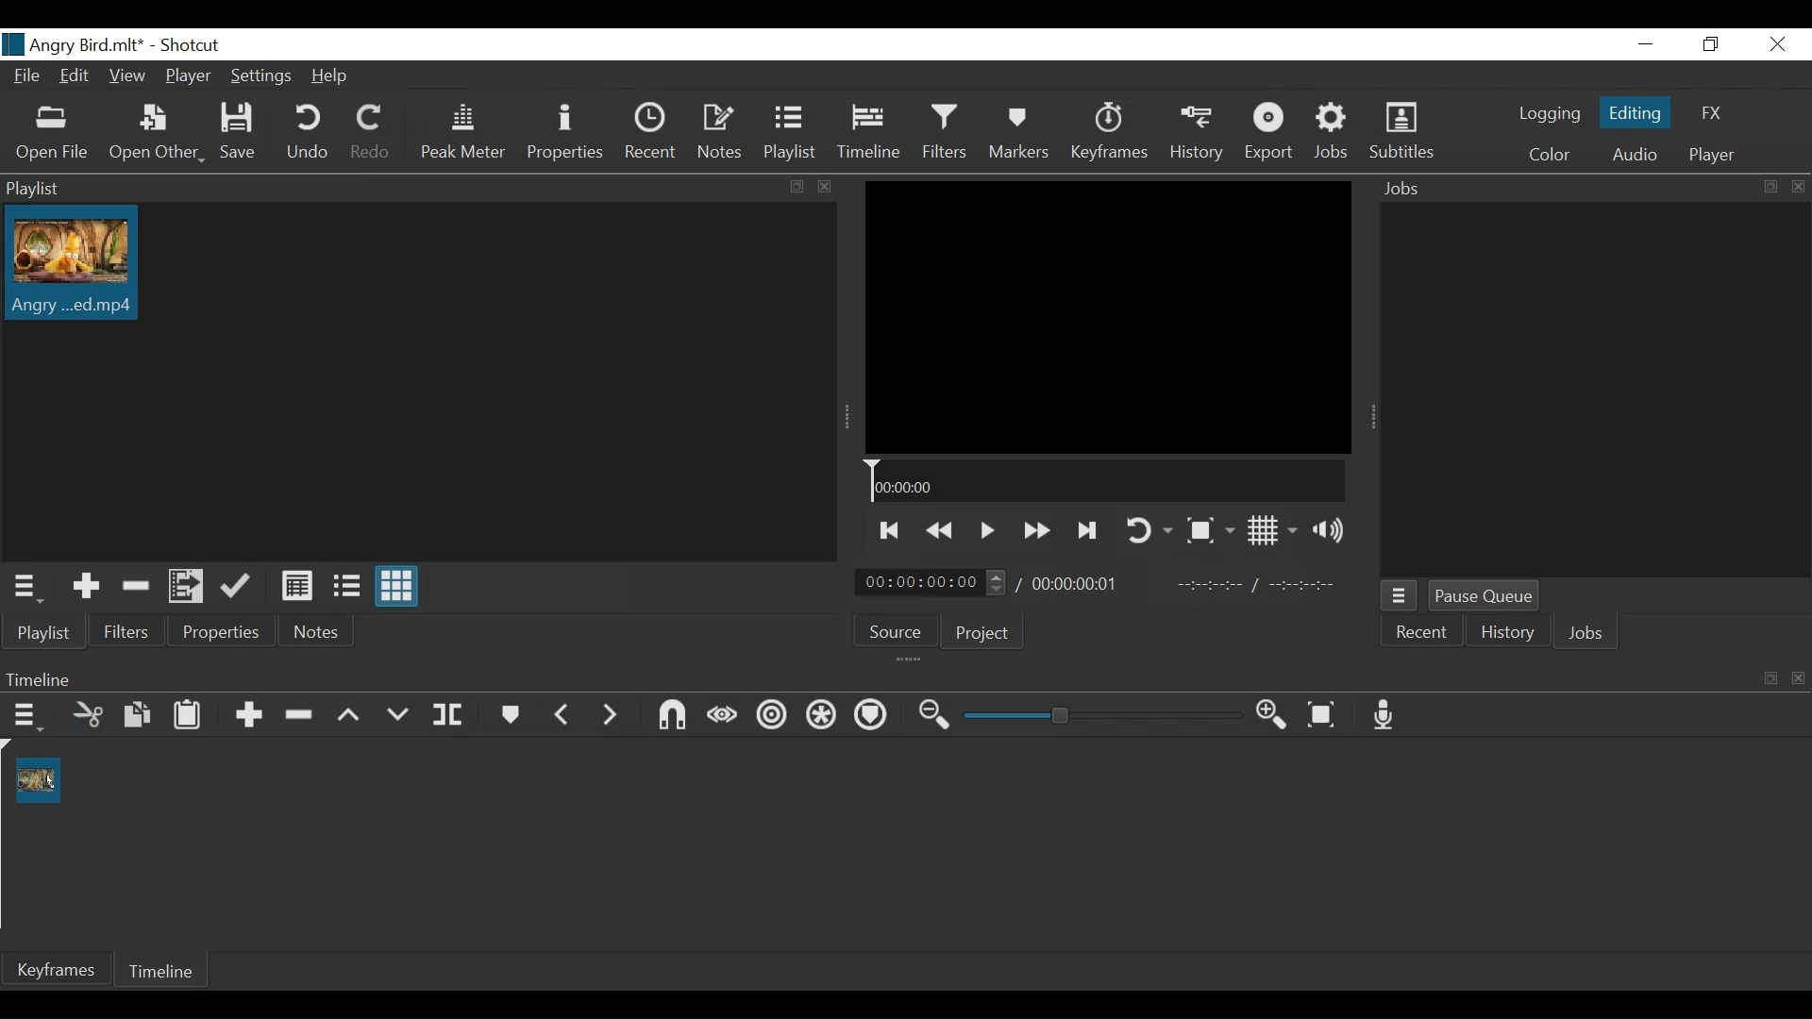 The height and width of the screenshot is (1019, 1812). Describe the element at coordinates (819, 717) in the screenshot. I see `Ripple all tracks` at that location.